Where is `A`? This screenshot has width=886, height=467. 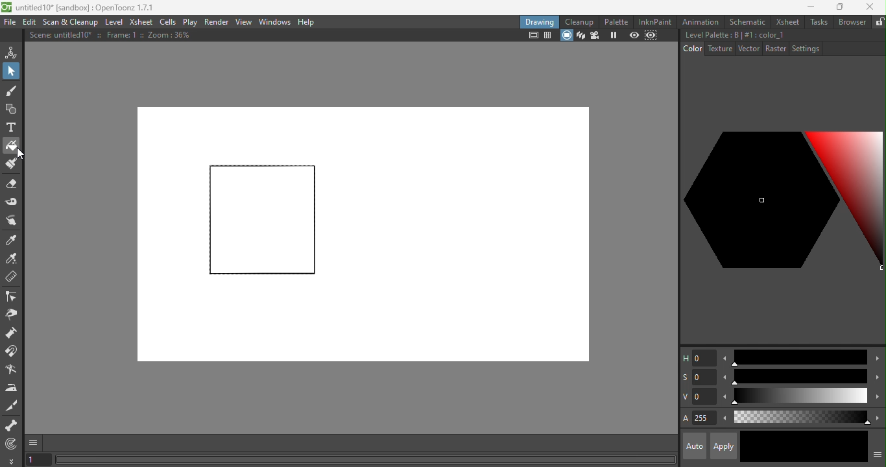 A is located at coordinates (699, 419).